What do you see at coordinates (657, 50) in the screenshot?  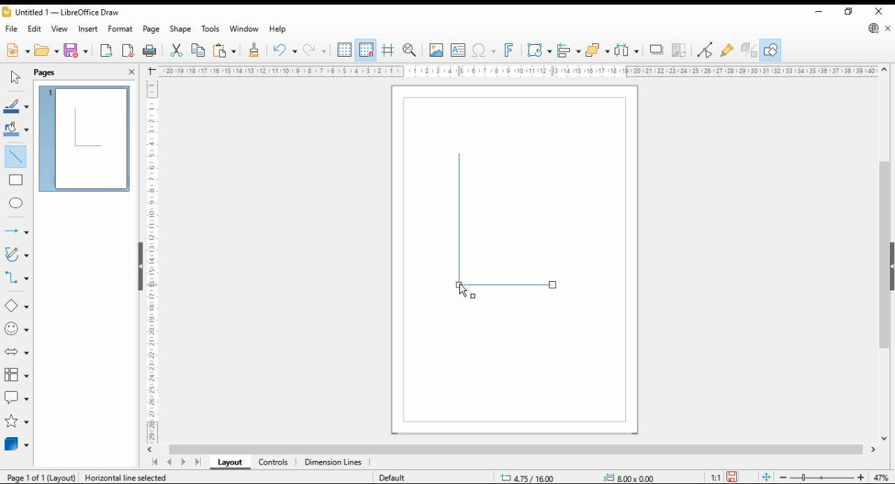 I see `shadow` at bounding box center [657, 50].